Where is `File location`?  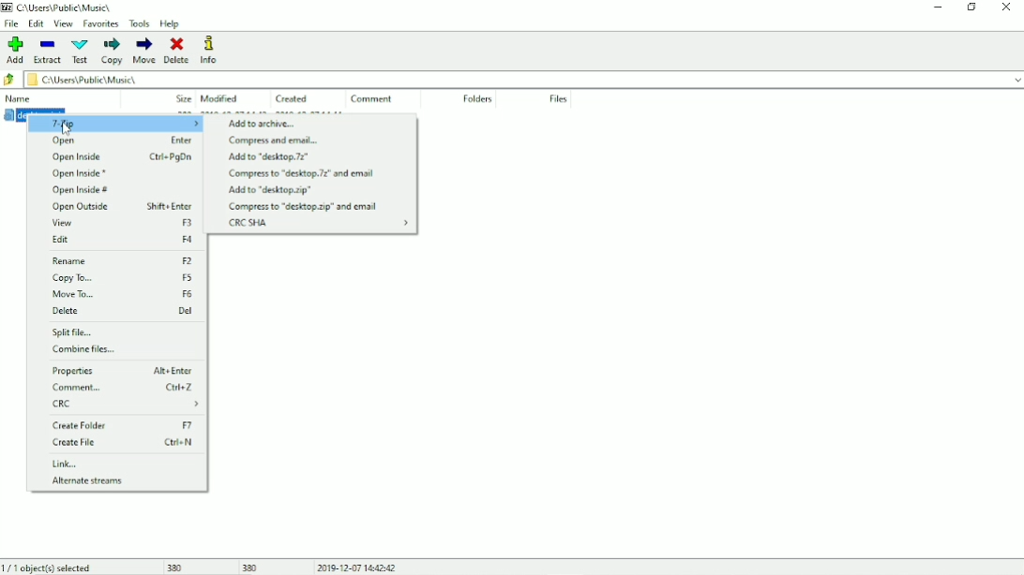 File location is located at coordinates (66, 7).